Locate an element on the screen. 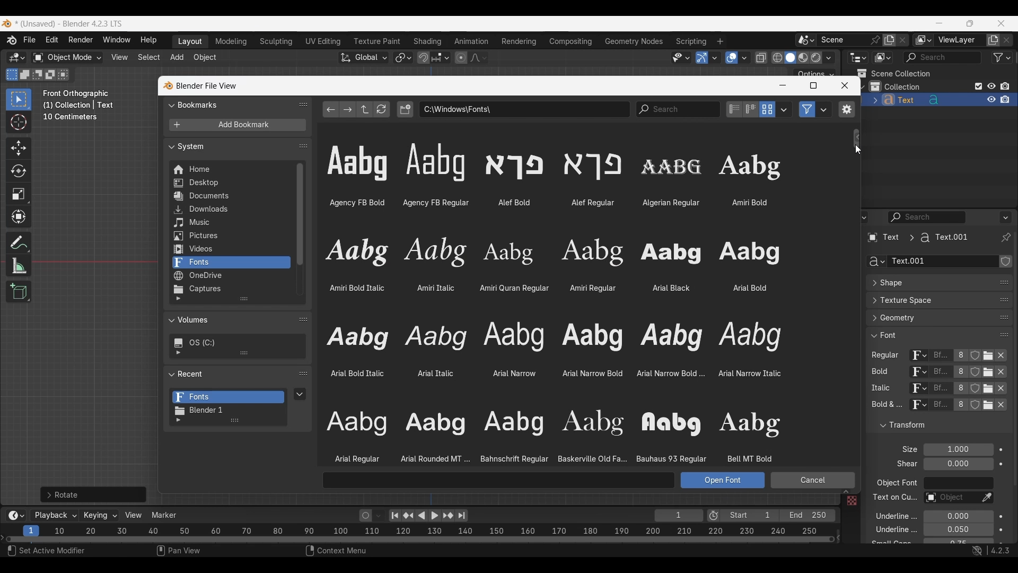  Scene collection is located at coordinates (893, 73).